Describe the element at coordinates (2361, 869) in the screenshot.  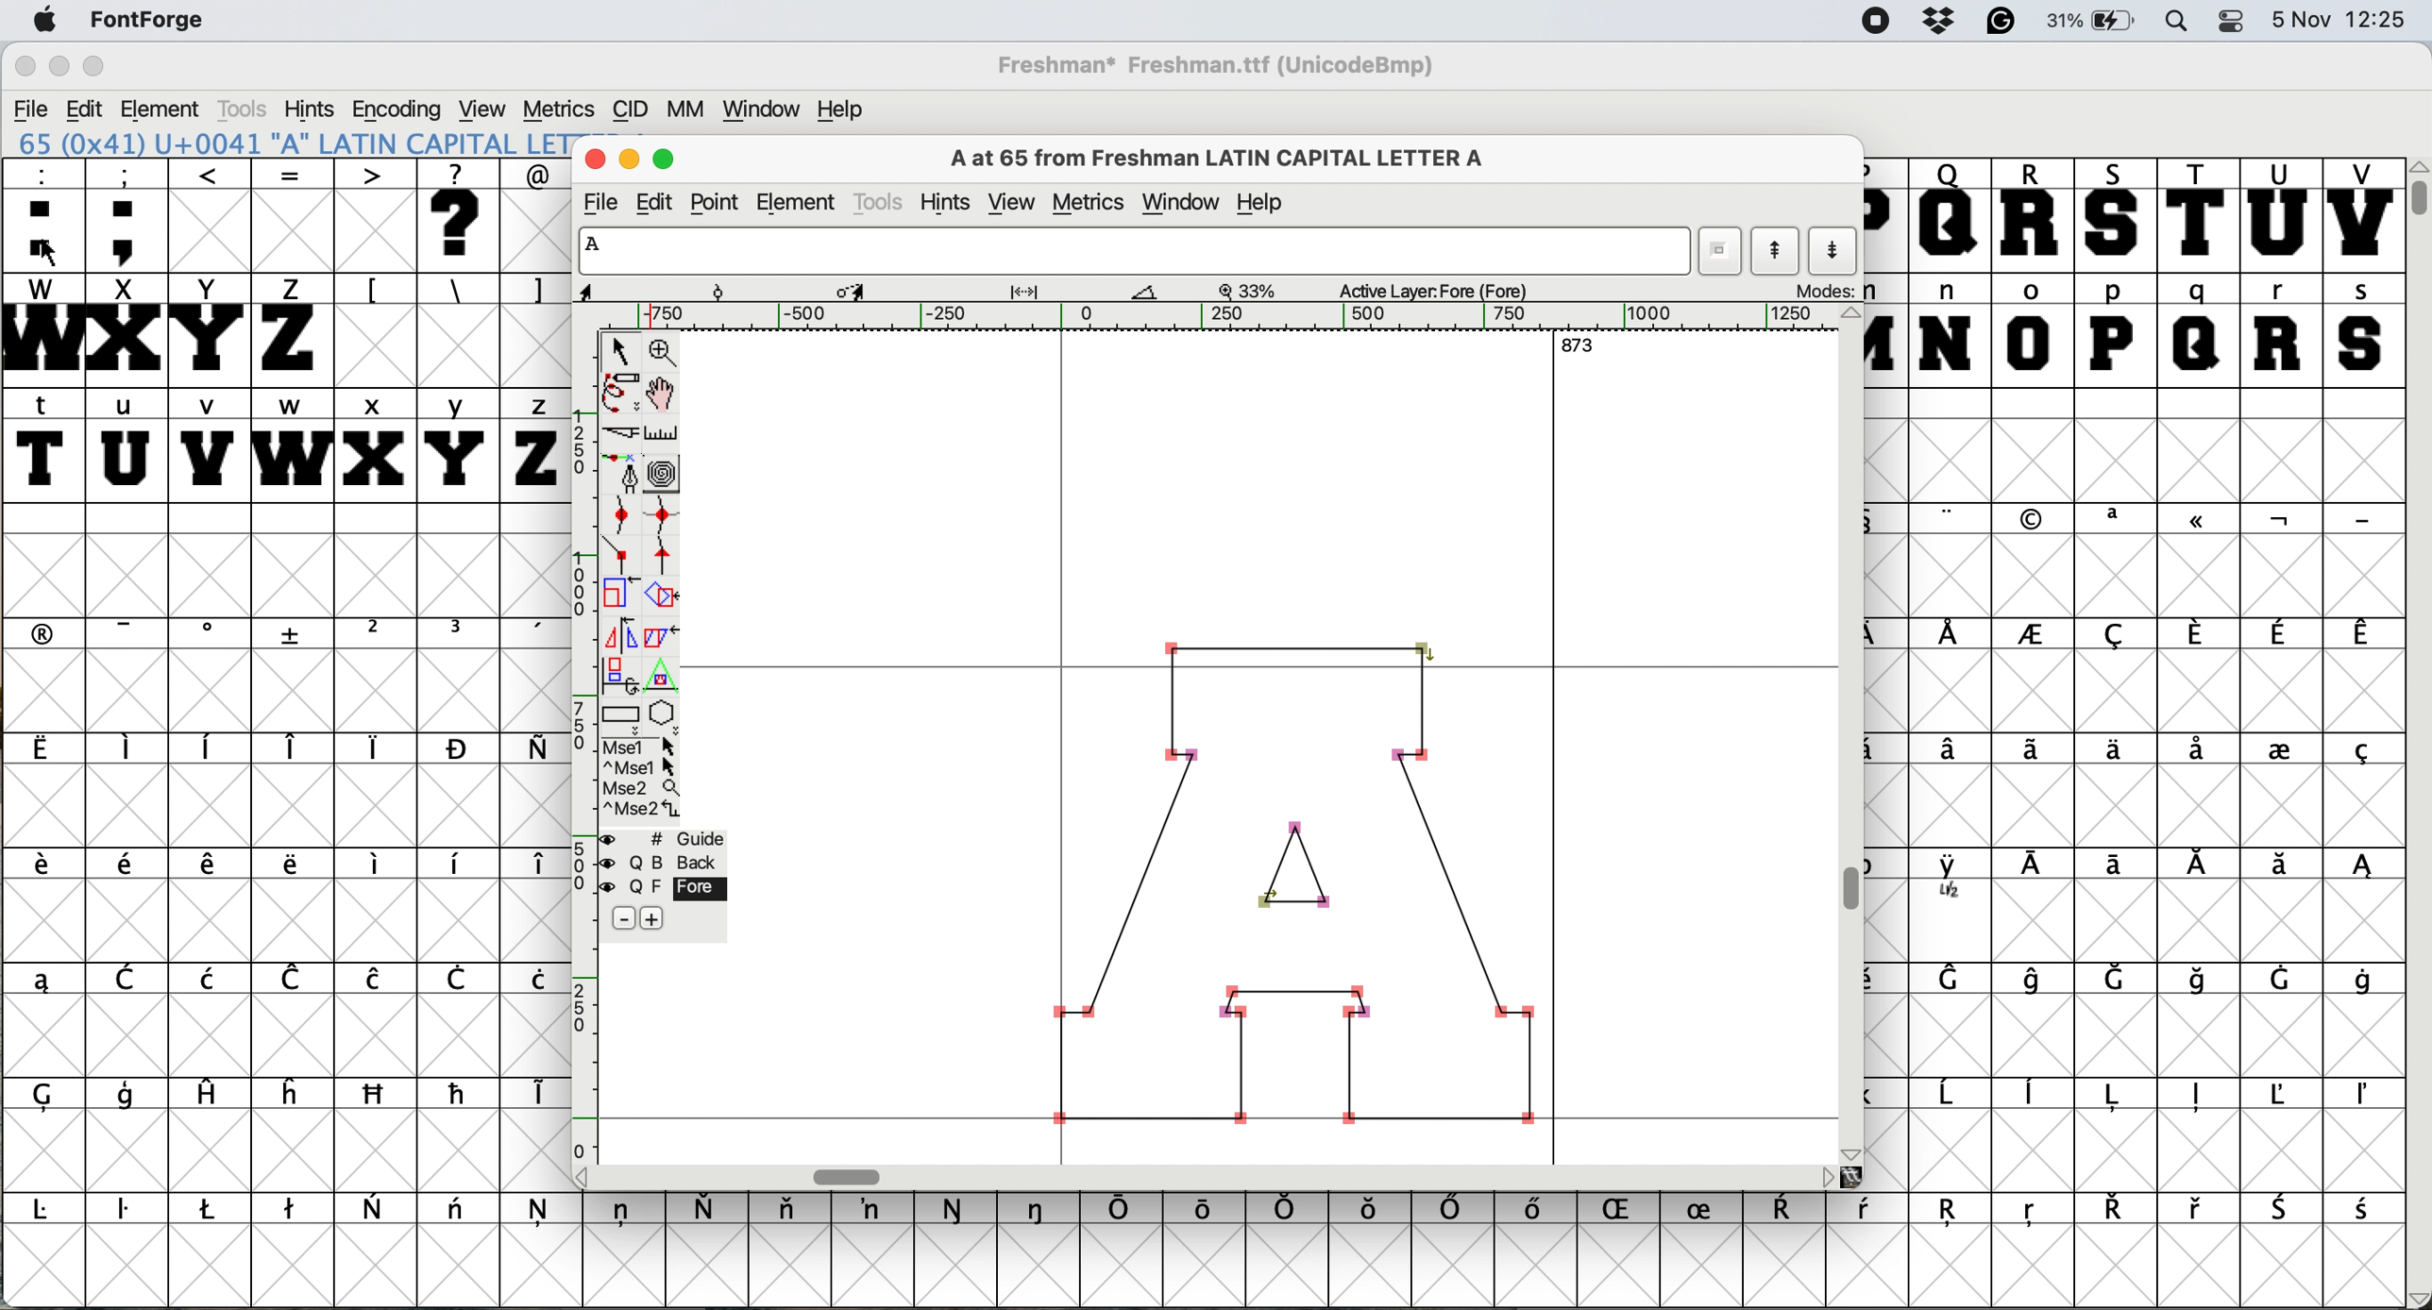
I see `symbol` at that location.